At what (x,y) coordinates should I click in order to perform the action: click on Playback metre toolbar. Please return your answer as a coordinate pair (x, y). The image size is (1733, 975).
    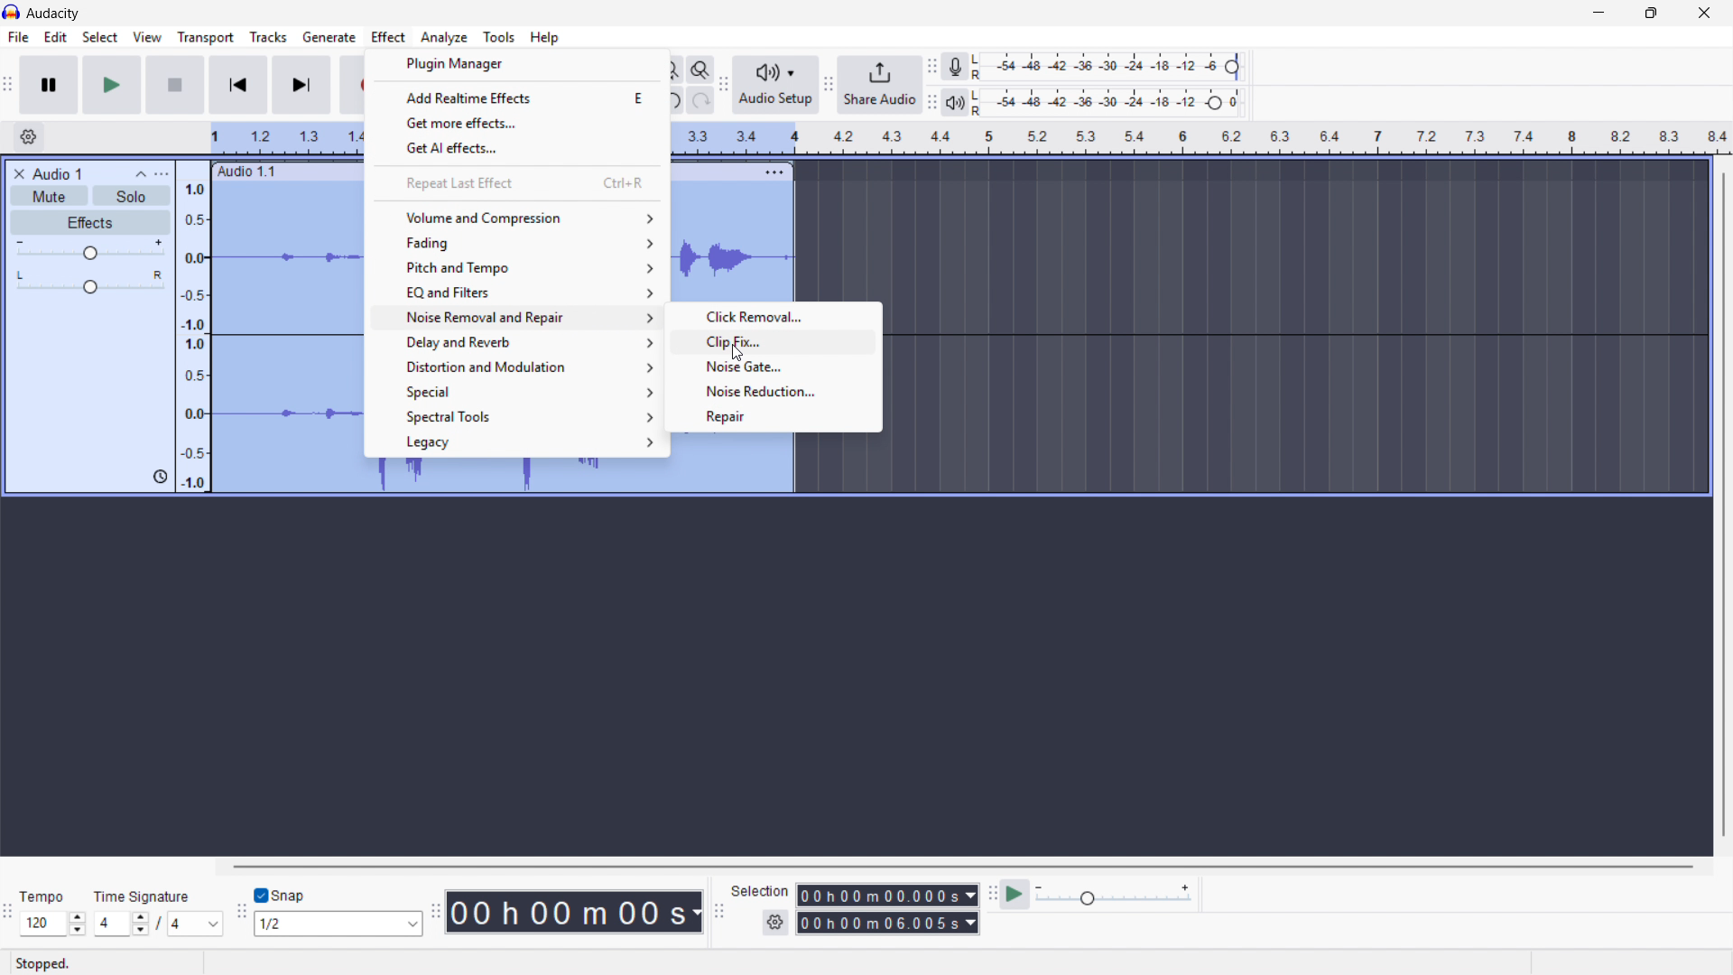
    Looking at the image, I should click on (931, 102).